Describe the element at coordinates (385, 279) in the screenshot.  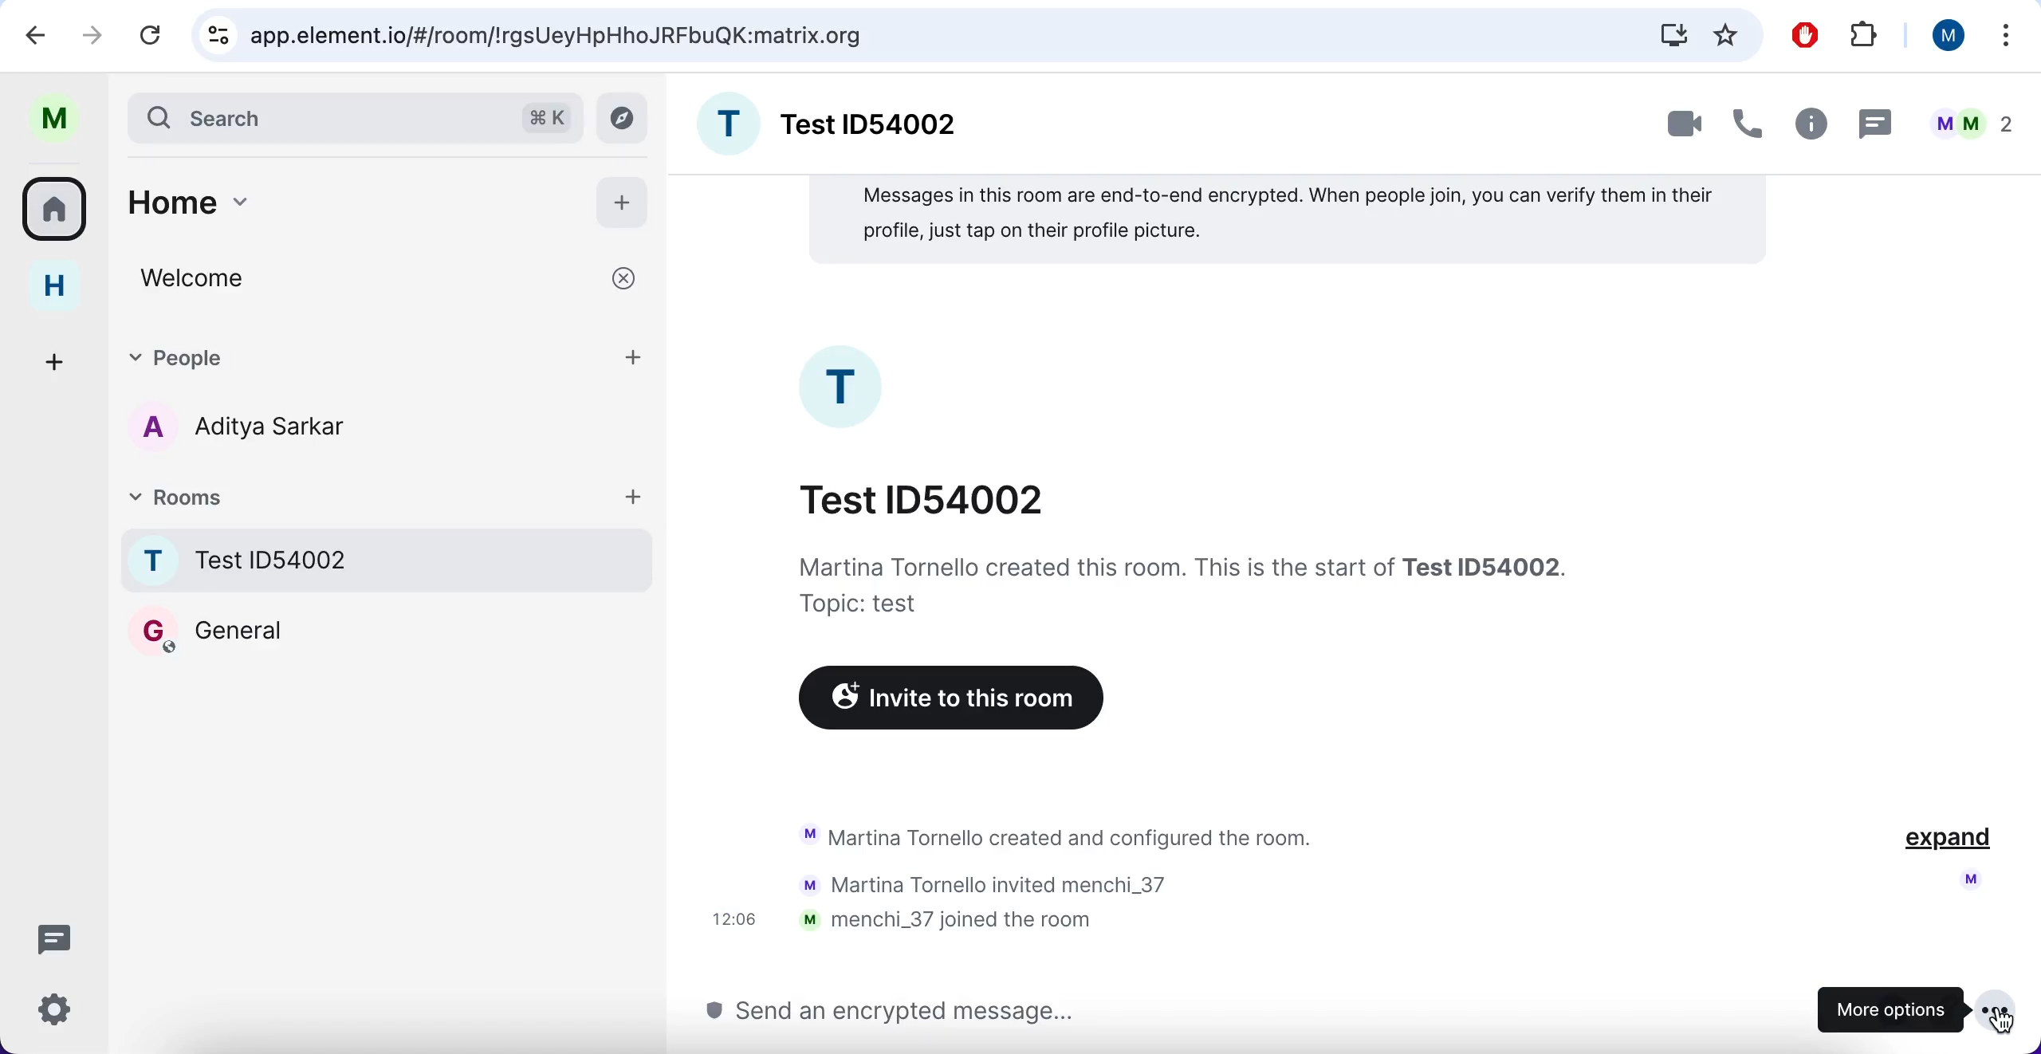
I see `welcome` at that location.